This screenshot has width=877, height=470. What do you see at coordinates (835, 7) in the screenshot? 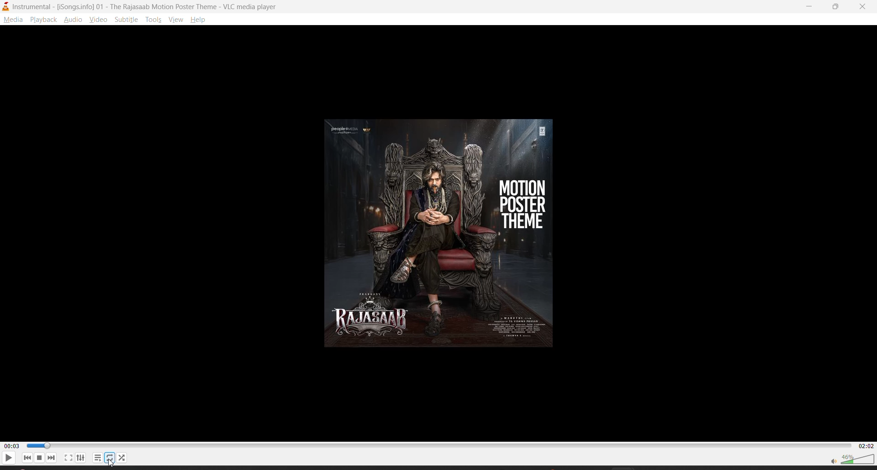
I see `maximize` at bounding box center [835, 7].